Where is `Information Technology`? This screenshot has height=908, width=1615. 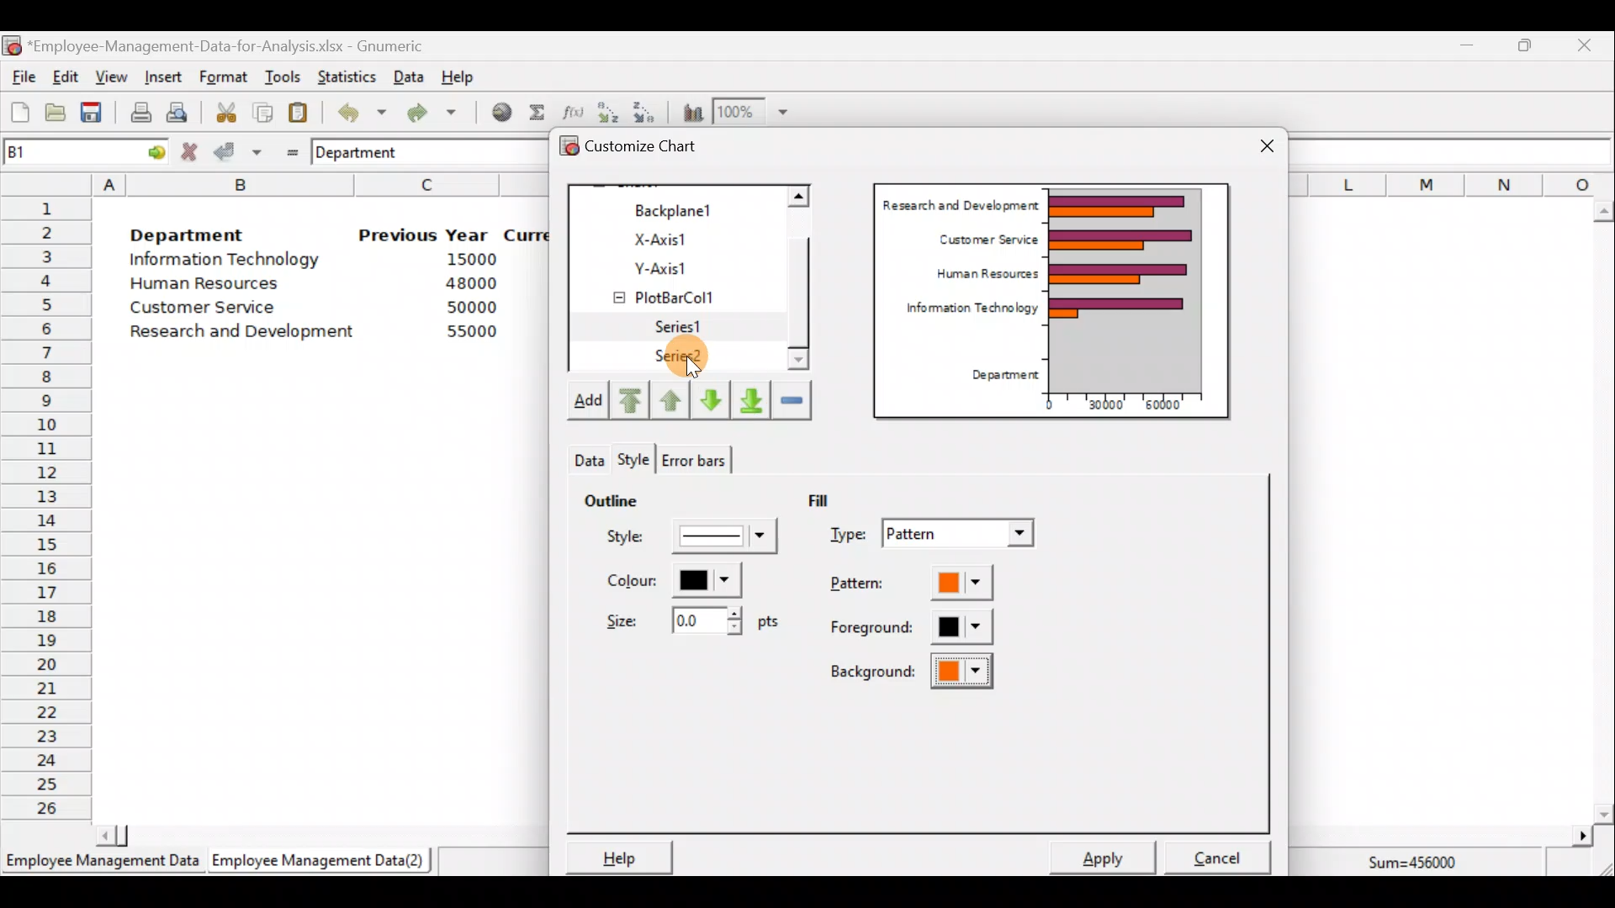 Information Technology is located at coordinates (227, 260).